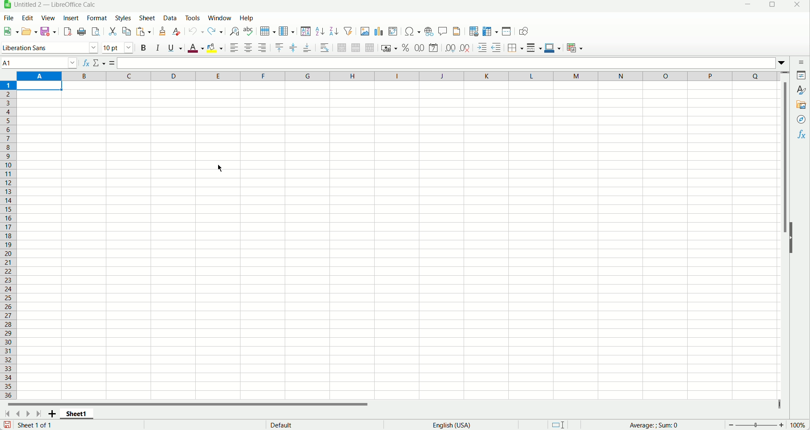  Describe the element at coordinates (143, 48) in the screenshot. I see `Bold` at that location.